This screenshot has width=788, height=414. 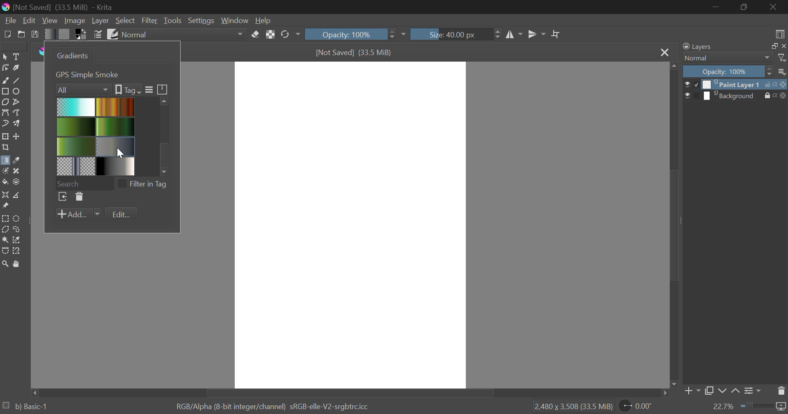 I want to click on Layer Settings, so click(x=751, y=391).